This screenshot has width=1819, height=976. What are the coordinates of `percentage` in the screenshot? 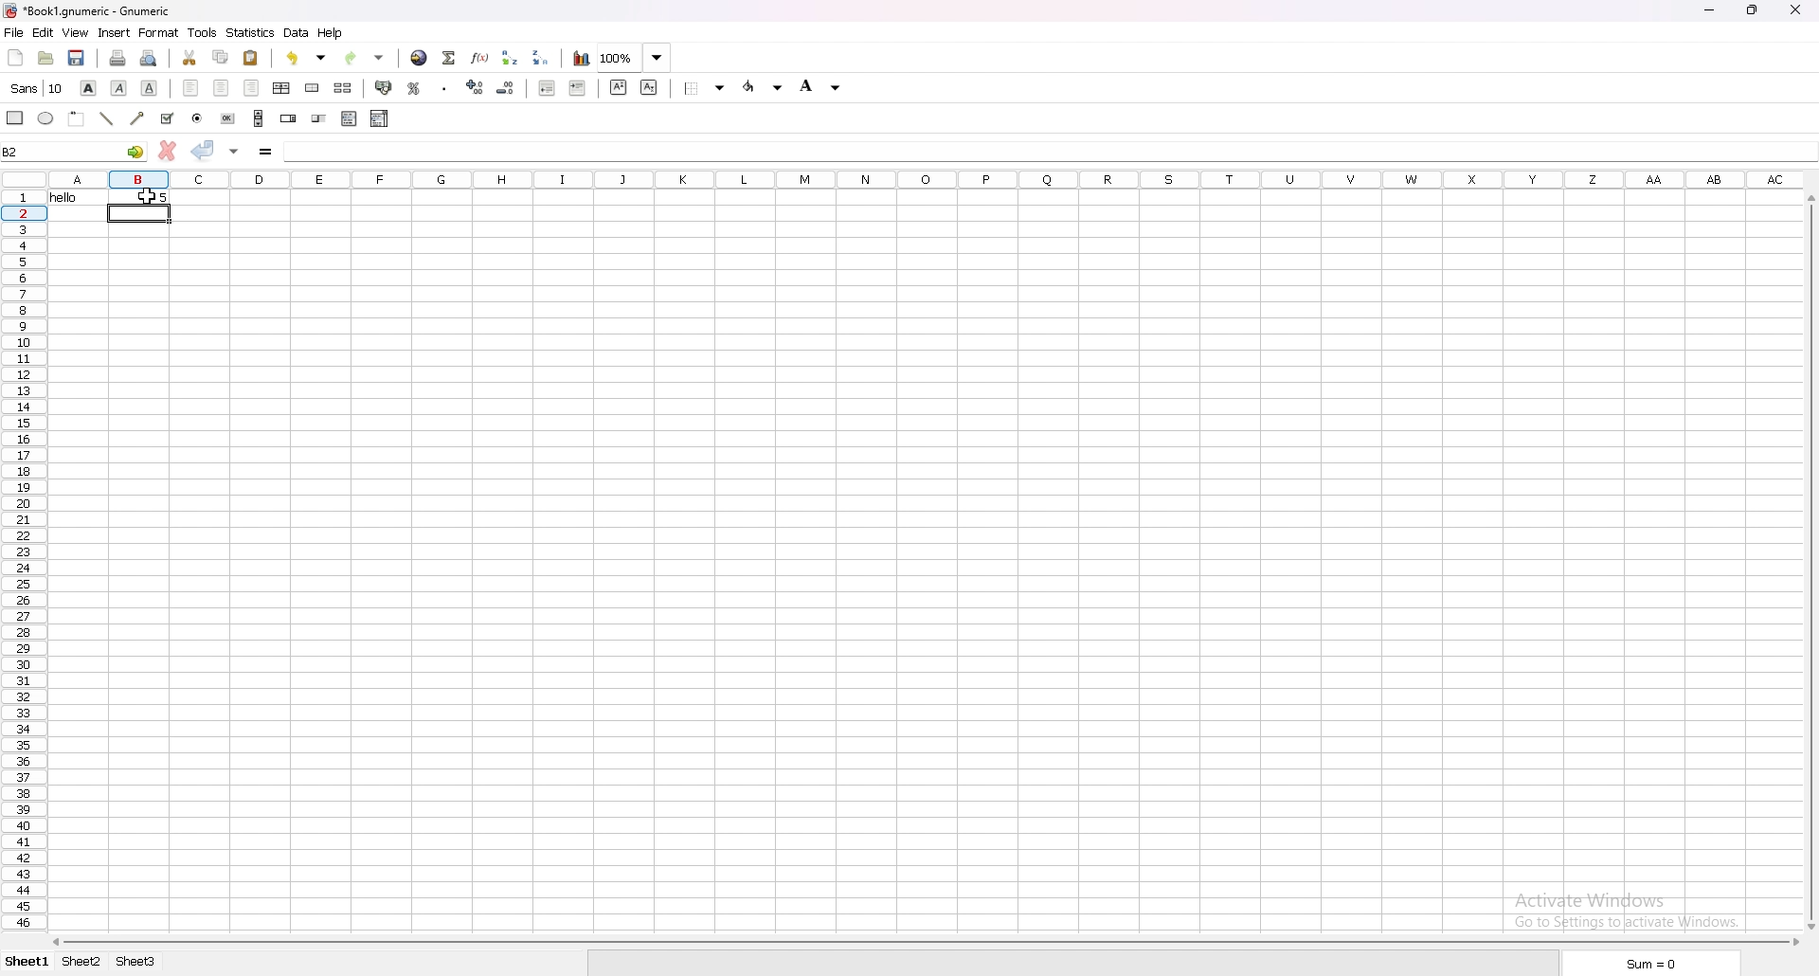 It's located at (416, 87).